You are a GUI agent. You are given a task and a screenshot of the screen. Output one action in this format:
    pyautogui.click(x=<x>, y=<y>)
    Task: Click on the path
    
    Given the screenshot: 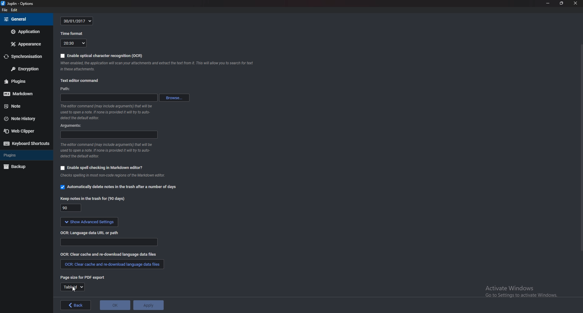 What is the action you would take?
    pyautogui.click(x=111, y=243)
    